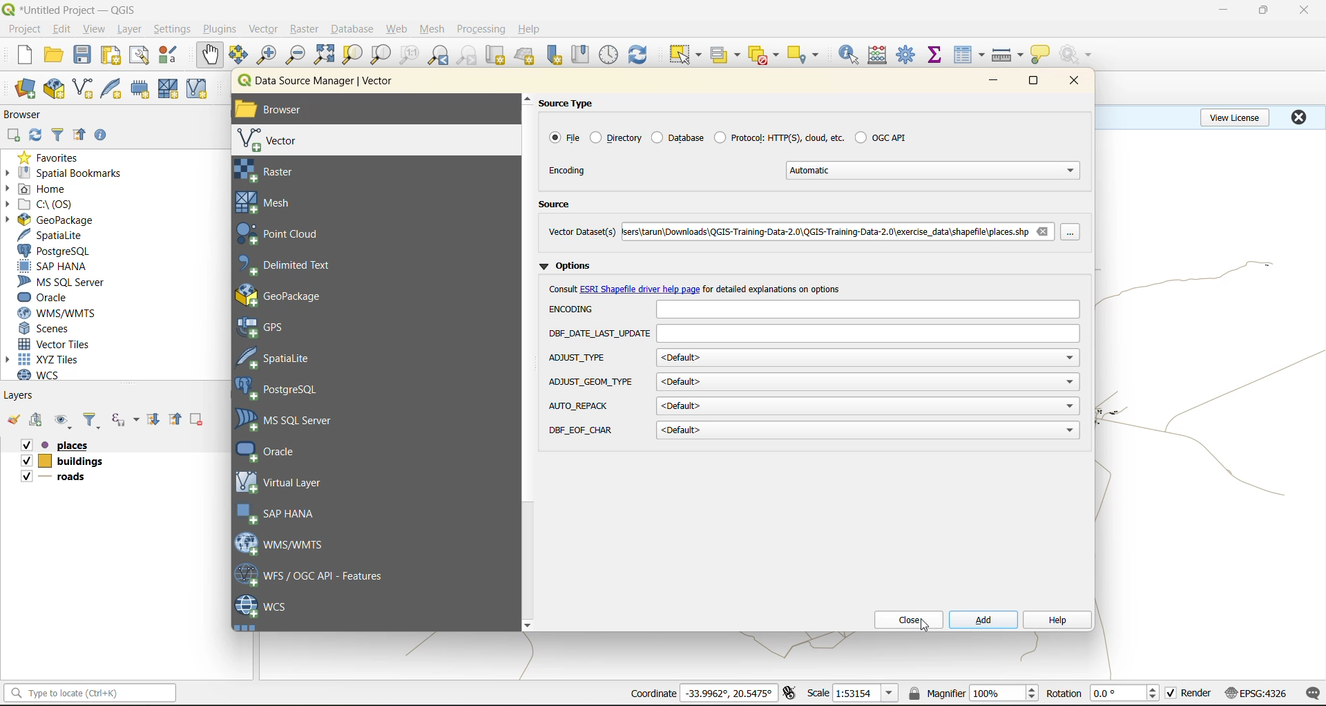  I want to click on magnifier, so click(936, 693).